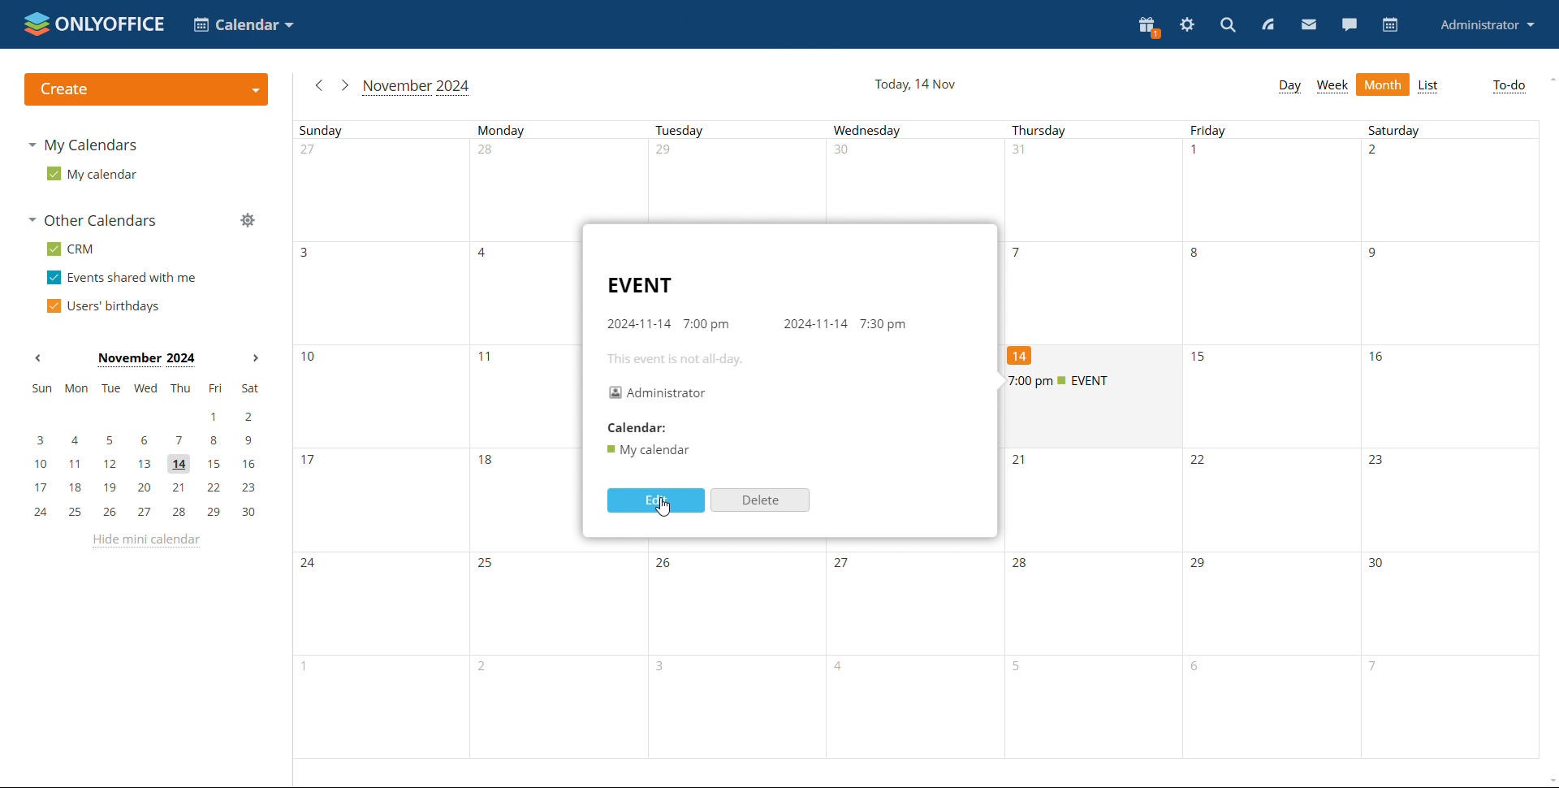 Image resolution: width=1559 pixels, height=788 pixels. Describe the element at coordinates (1027, 154) in the screenshot. I see `number` at that location.